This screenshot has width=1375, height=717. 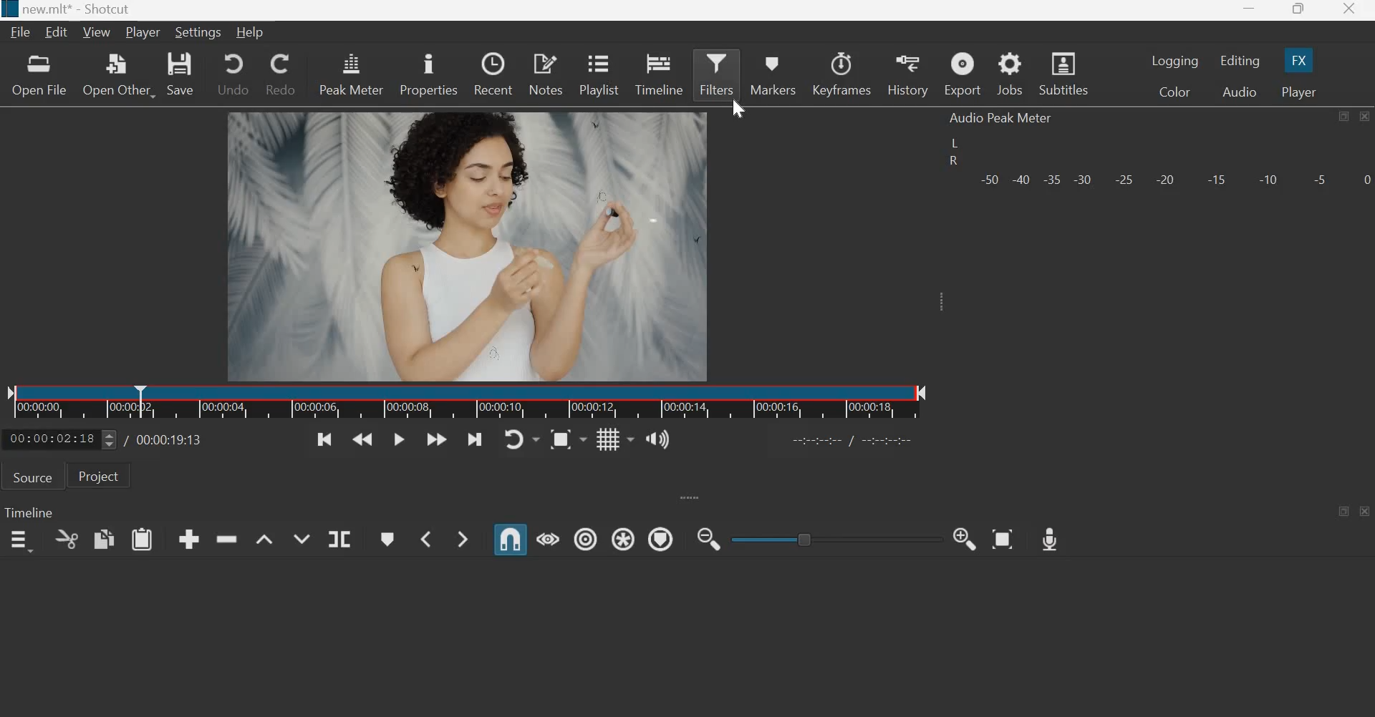 I want to click on Play quickly forwards, so click(x=438, y=439).